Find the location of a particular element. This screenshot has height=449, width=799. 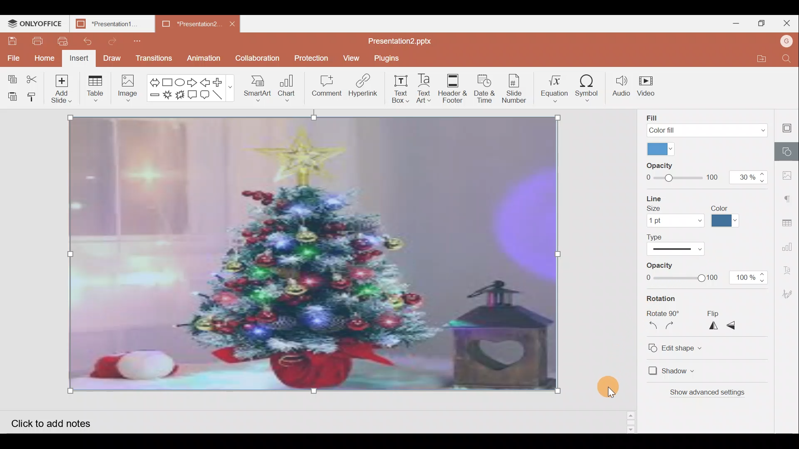

Collaboration is located at coordinates (258, 58).